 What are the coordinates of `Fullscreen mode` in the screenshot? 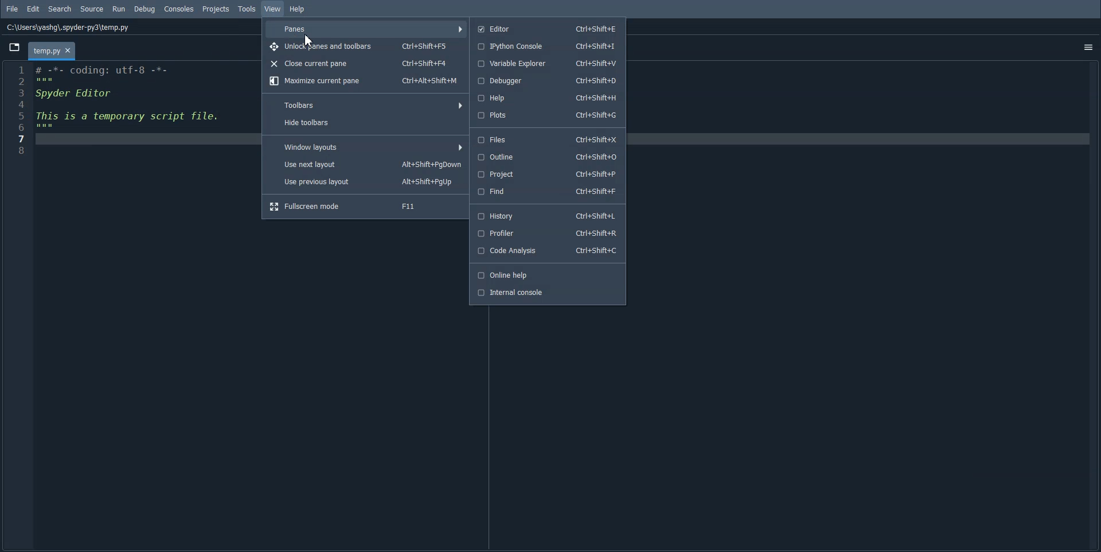 It's located at (365, 206).